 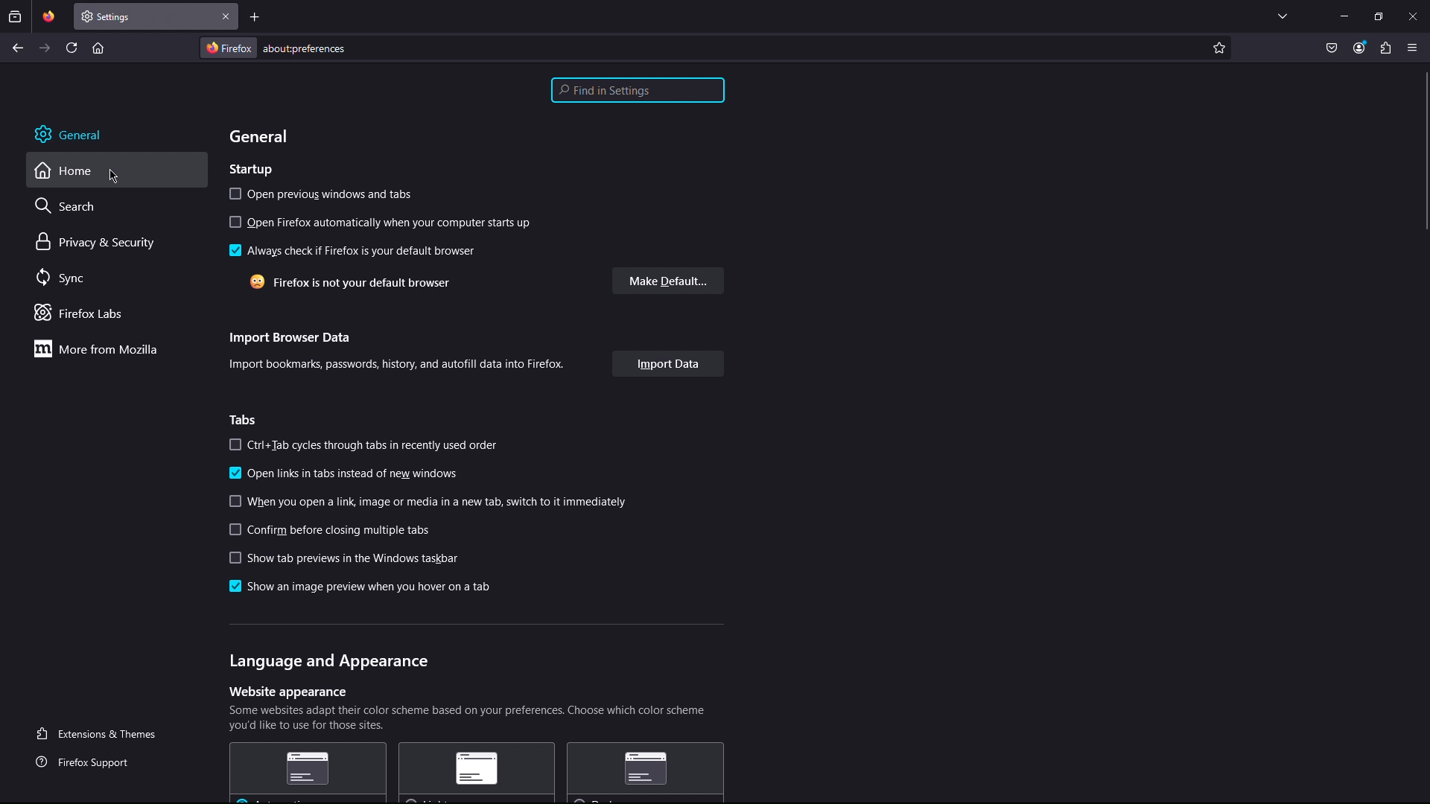 I want to click on Search, so click(x=68, y=205).